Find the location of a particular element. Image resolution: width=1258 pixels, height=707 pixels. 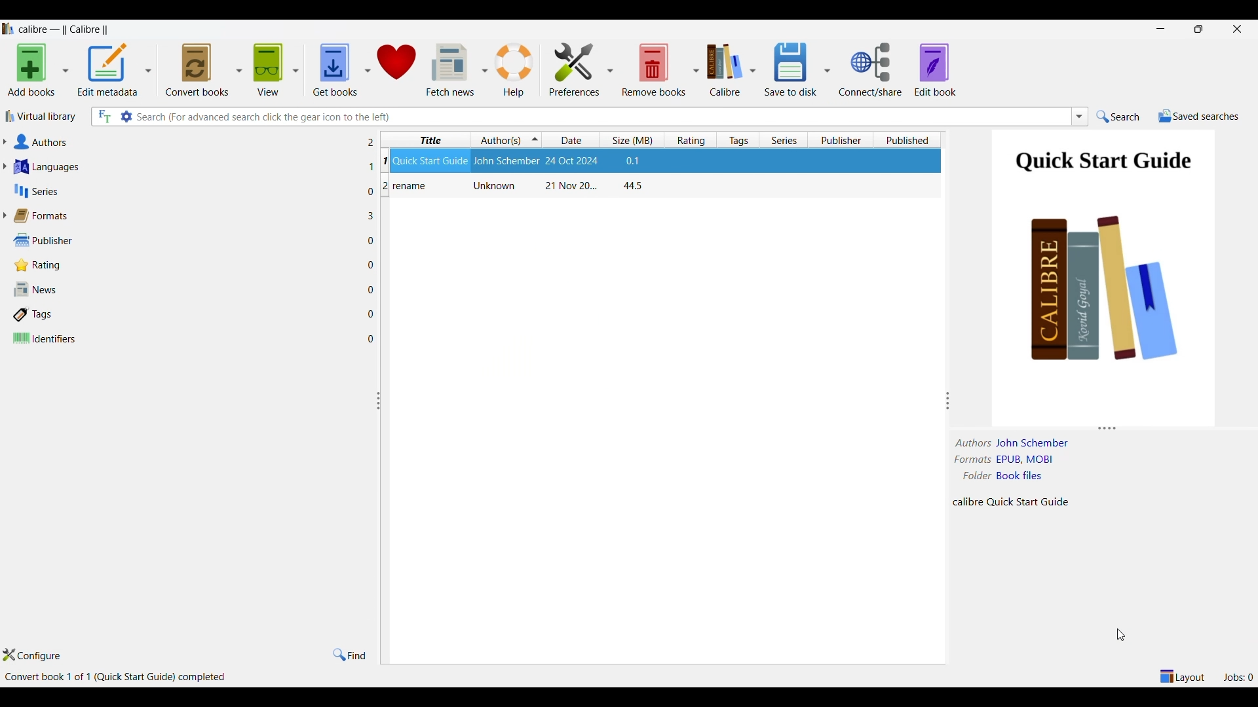

View options is located at coordinates (295, 70).